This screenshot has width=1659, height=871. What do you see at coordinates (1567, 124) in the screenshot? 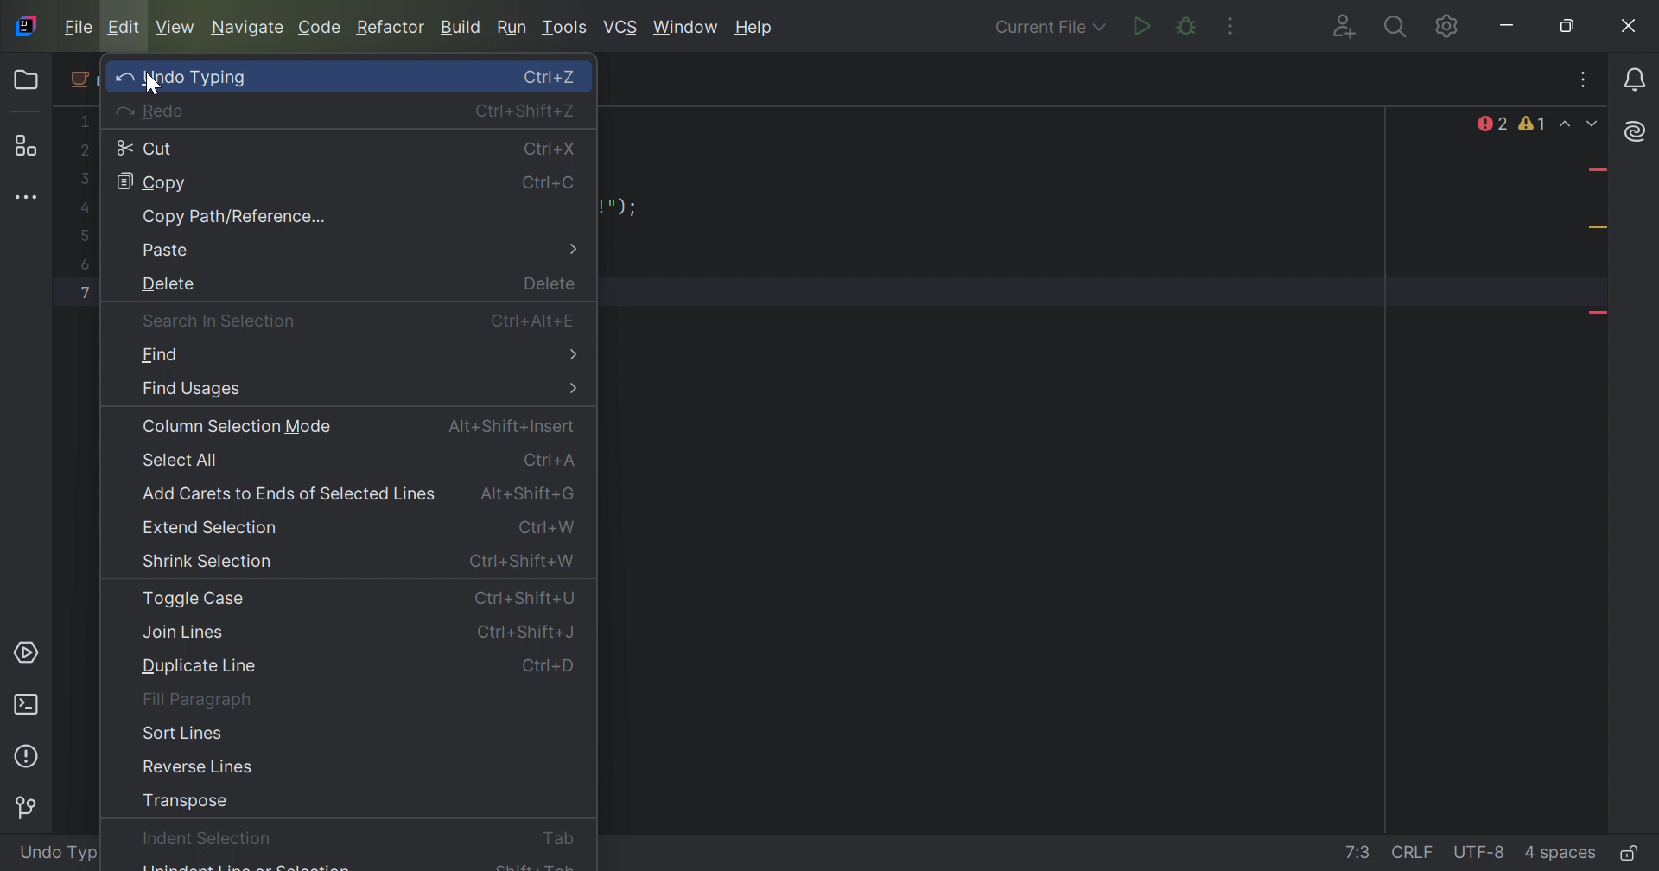
I see `Previous Highlighted Error` at bounding box center [1567, 124].